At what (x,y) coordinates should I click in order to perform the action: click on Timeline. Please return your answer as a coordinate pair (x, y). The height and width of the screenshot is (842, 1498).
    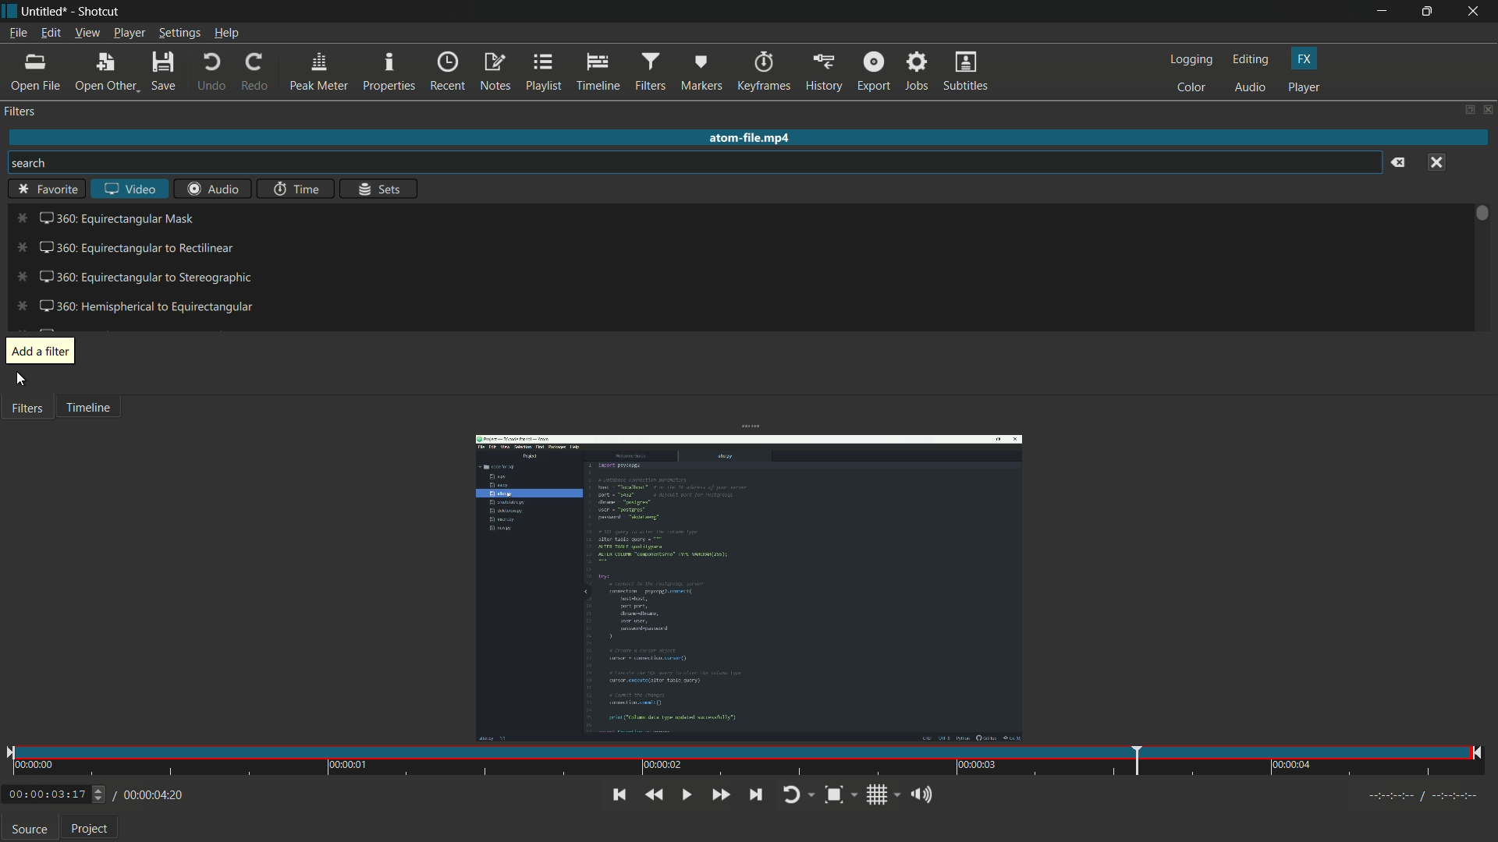
    Looking at the image, I should click on (105, 412).